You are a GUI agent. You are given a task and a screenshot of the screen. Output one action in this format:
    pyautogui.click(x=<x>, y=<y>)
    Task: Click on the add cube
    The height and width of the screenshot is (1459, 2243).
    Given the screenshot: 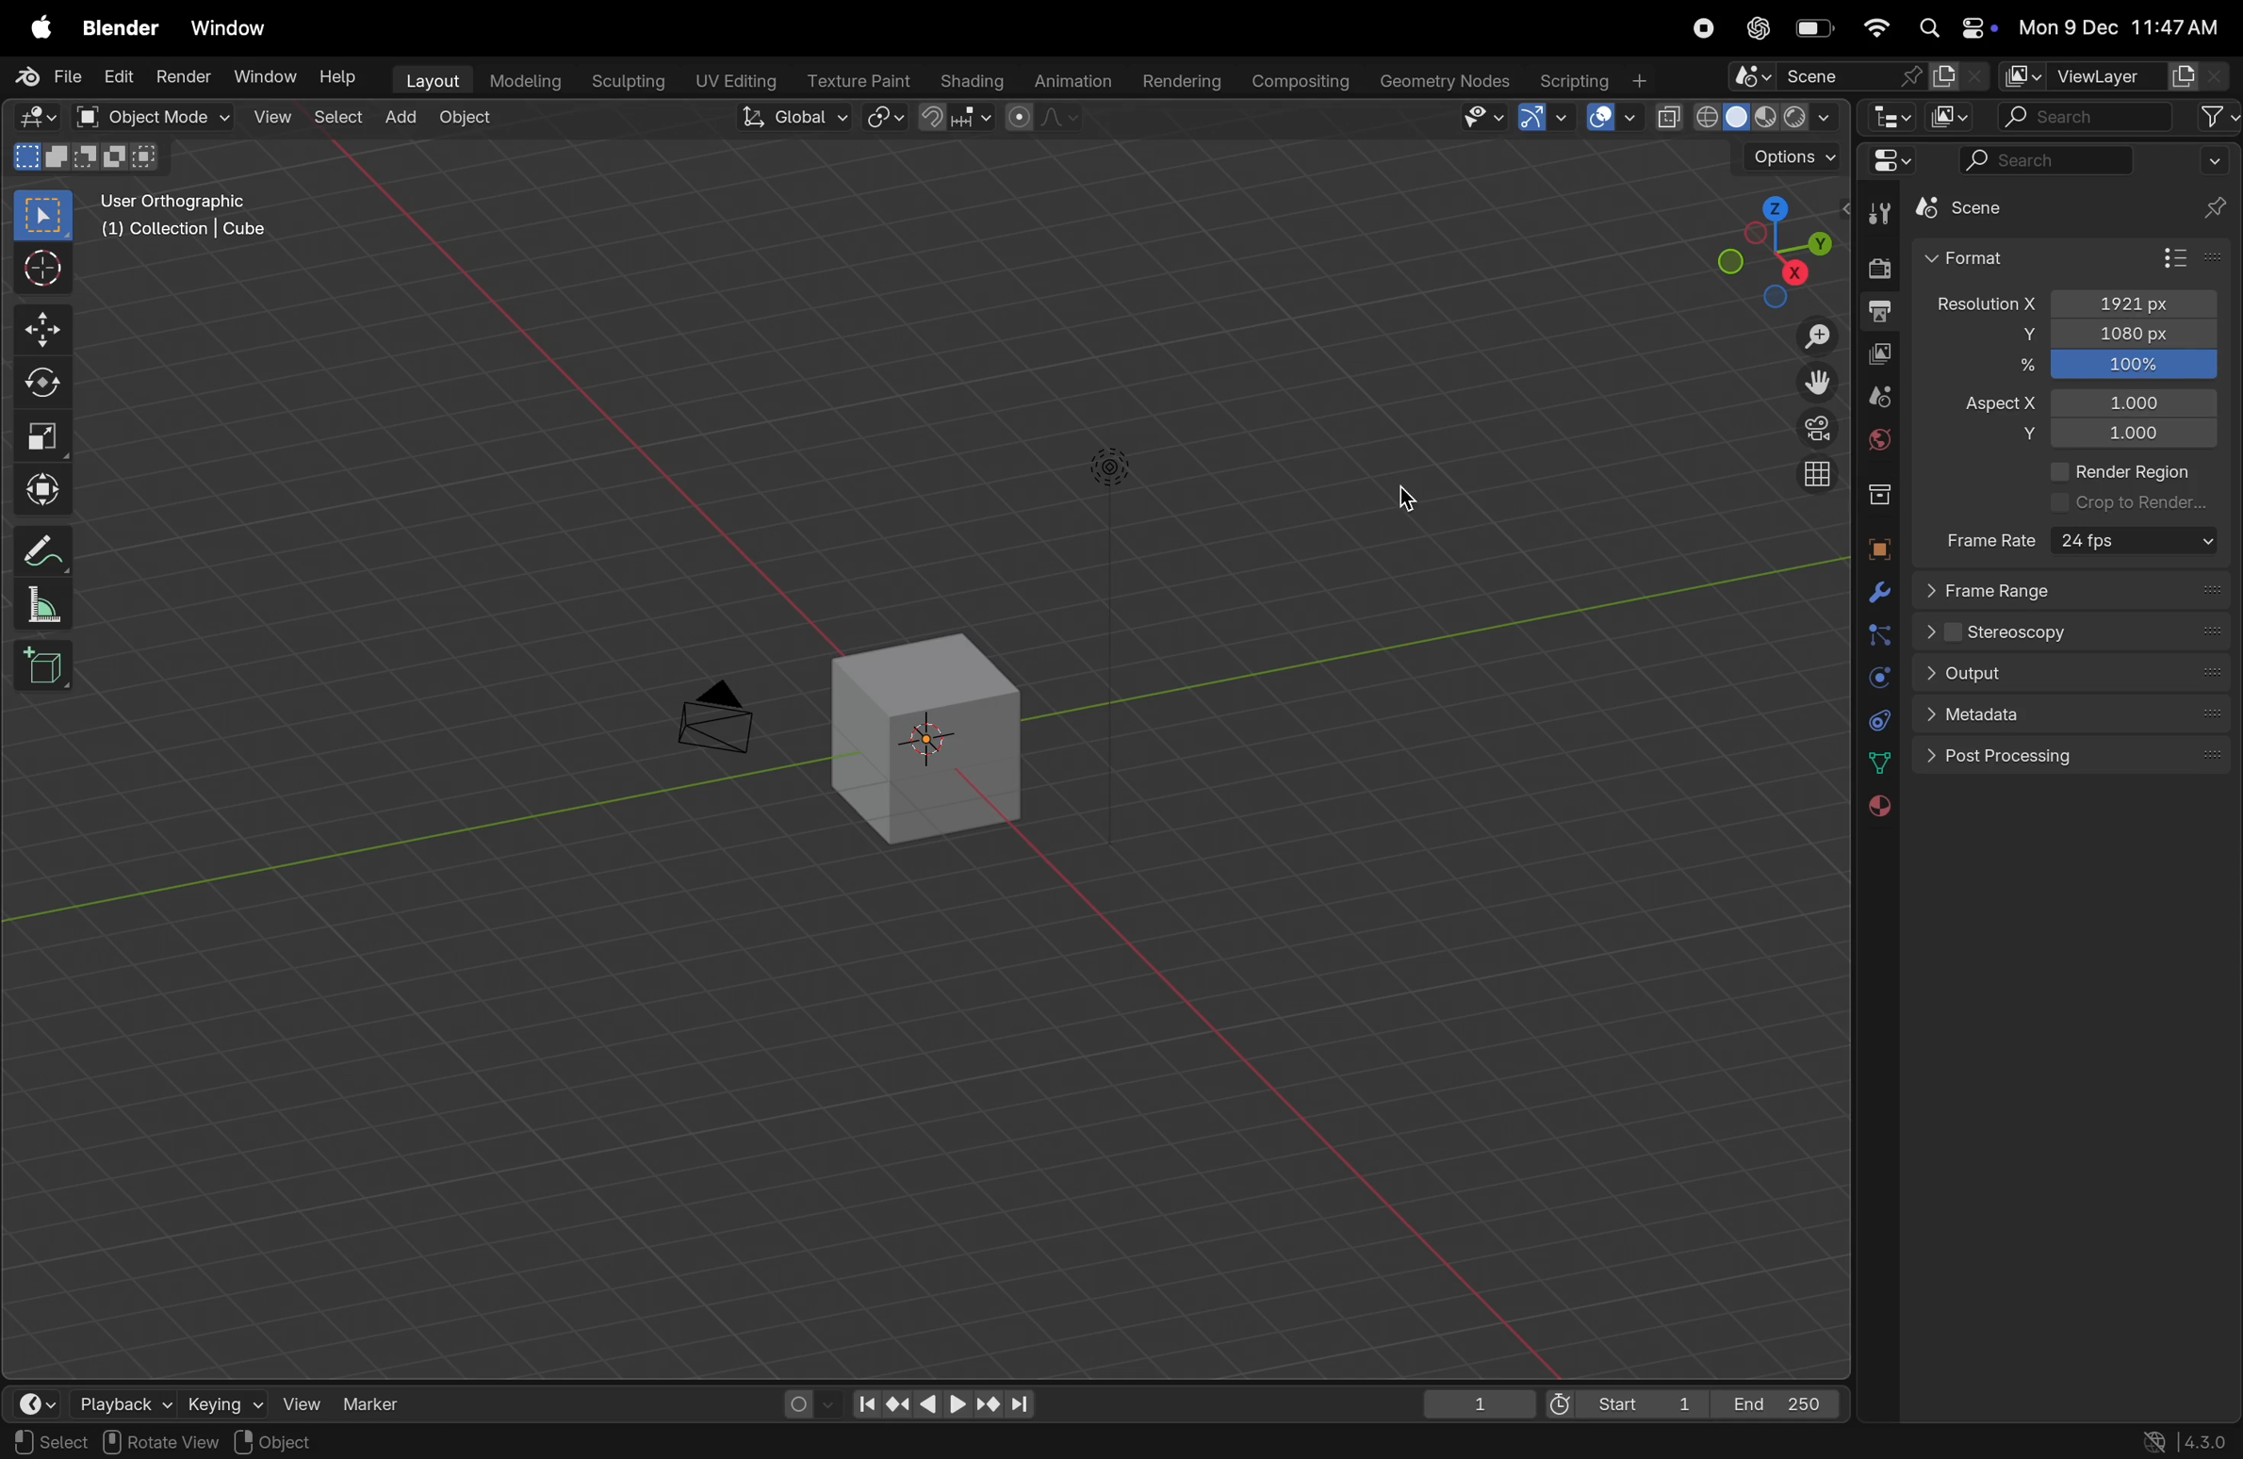 What is the action you would take?
    pyautogui.click(x=51, y=667)
    